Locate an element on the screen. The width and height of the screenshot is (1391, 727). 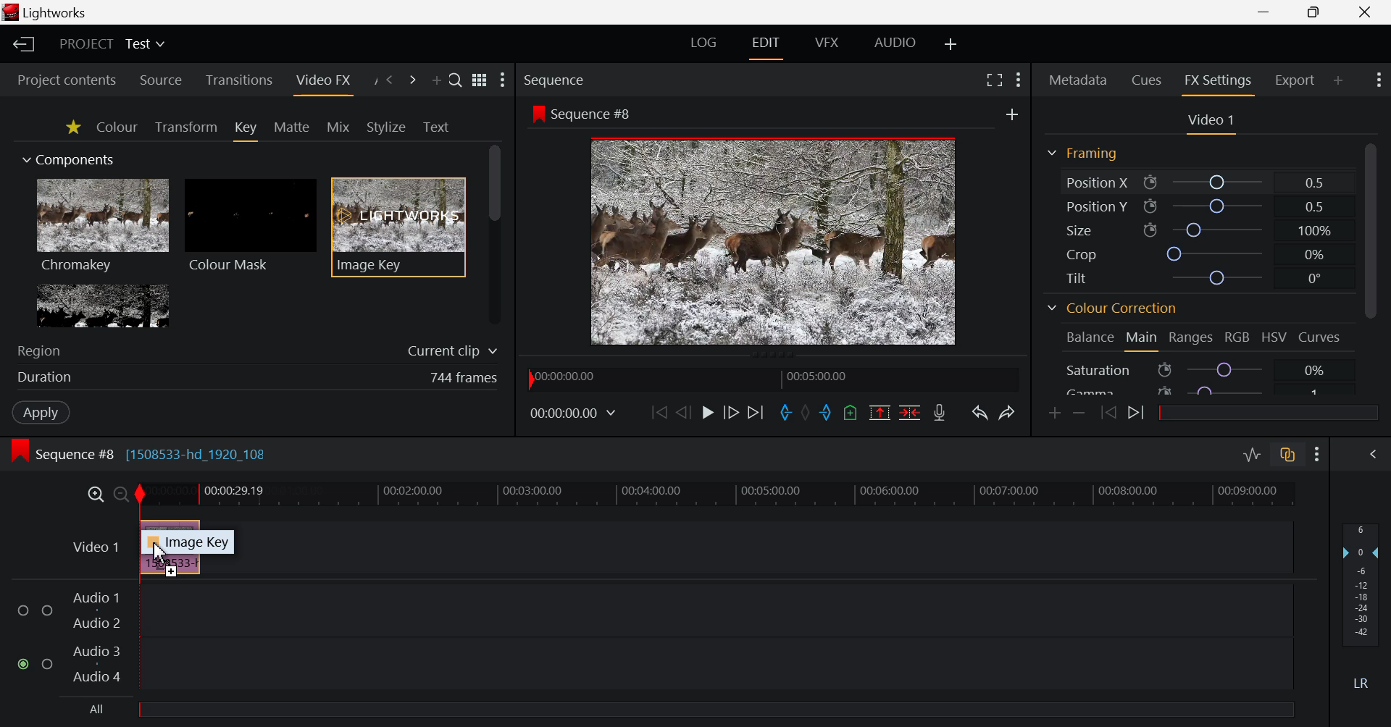
icon is located at coordinates (1152, 184).